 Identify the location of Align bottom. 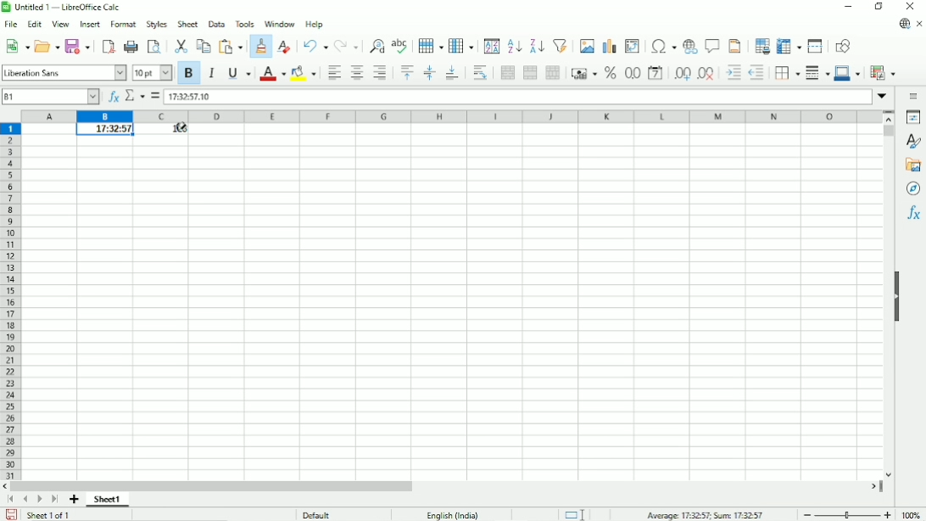
(450, 74).